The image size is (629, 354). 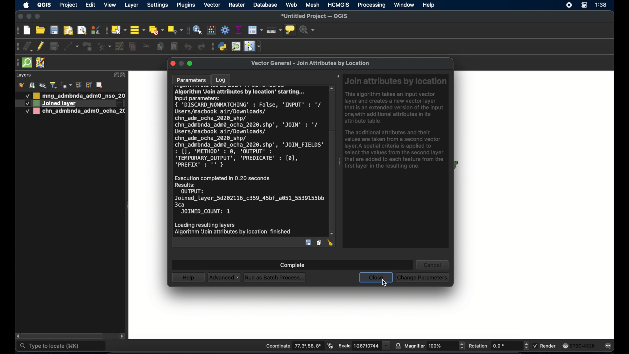 What do you see at coordinates (308, 30) in the screenshot?
I see `no action selected` at bounding box center [308, 30].